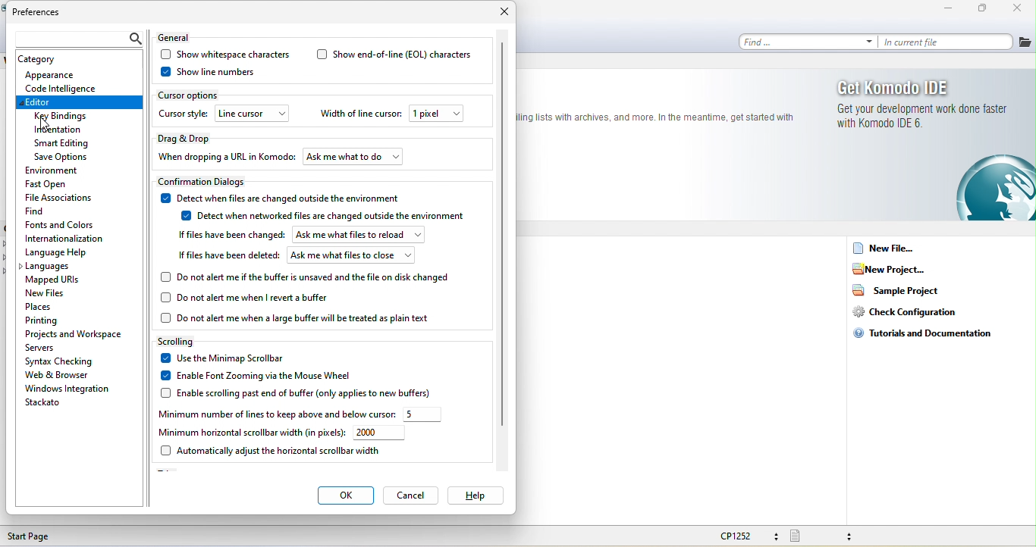  What do you see at coordinates (71, 252) in the screenshot?
I see `language help` at bounding box center [71, 252].